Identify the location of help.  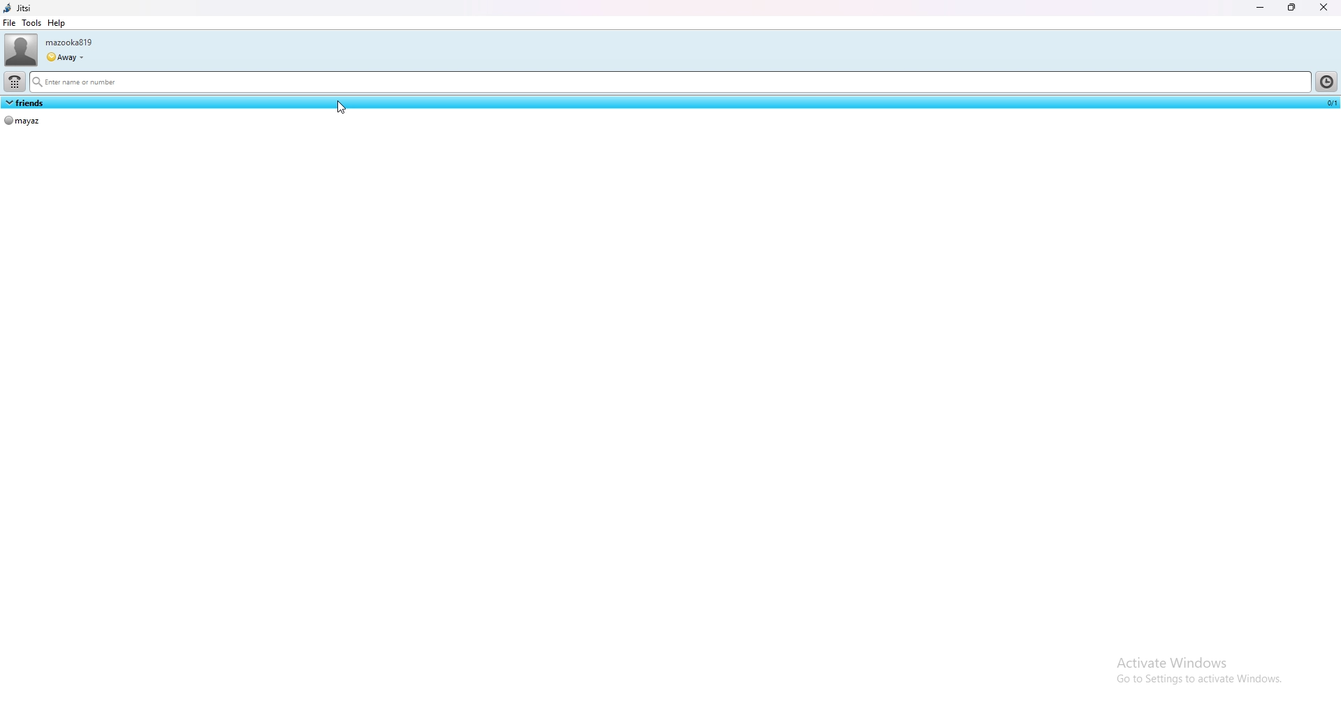
(56, 23).